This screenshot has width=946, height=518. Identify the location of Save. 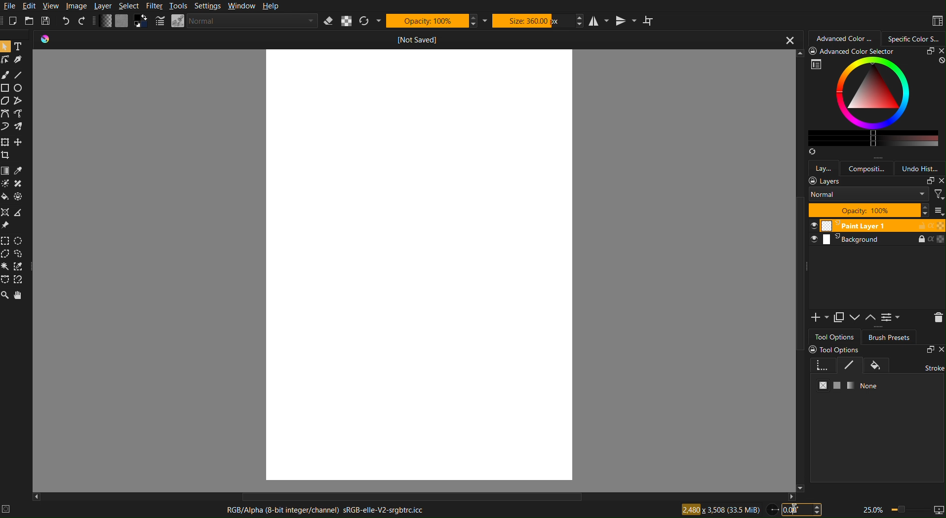
(45, 20).